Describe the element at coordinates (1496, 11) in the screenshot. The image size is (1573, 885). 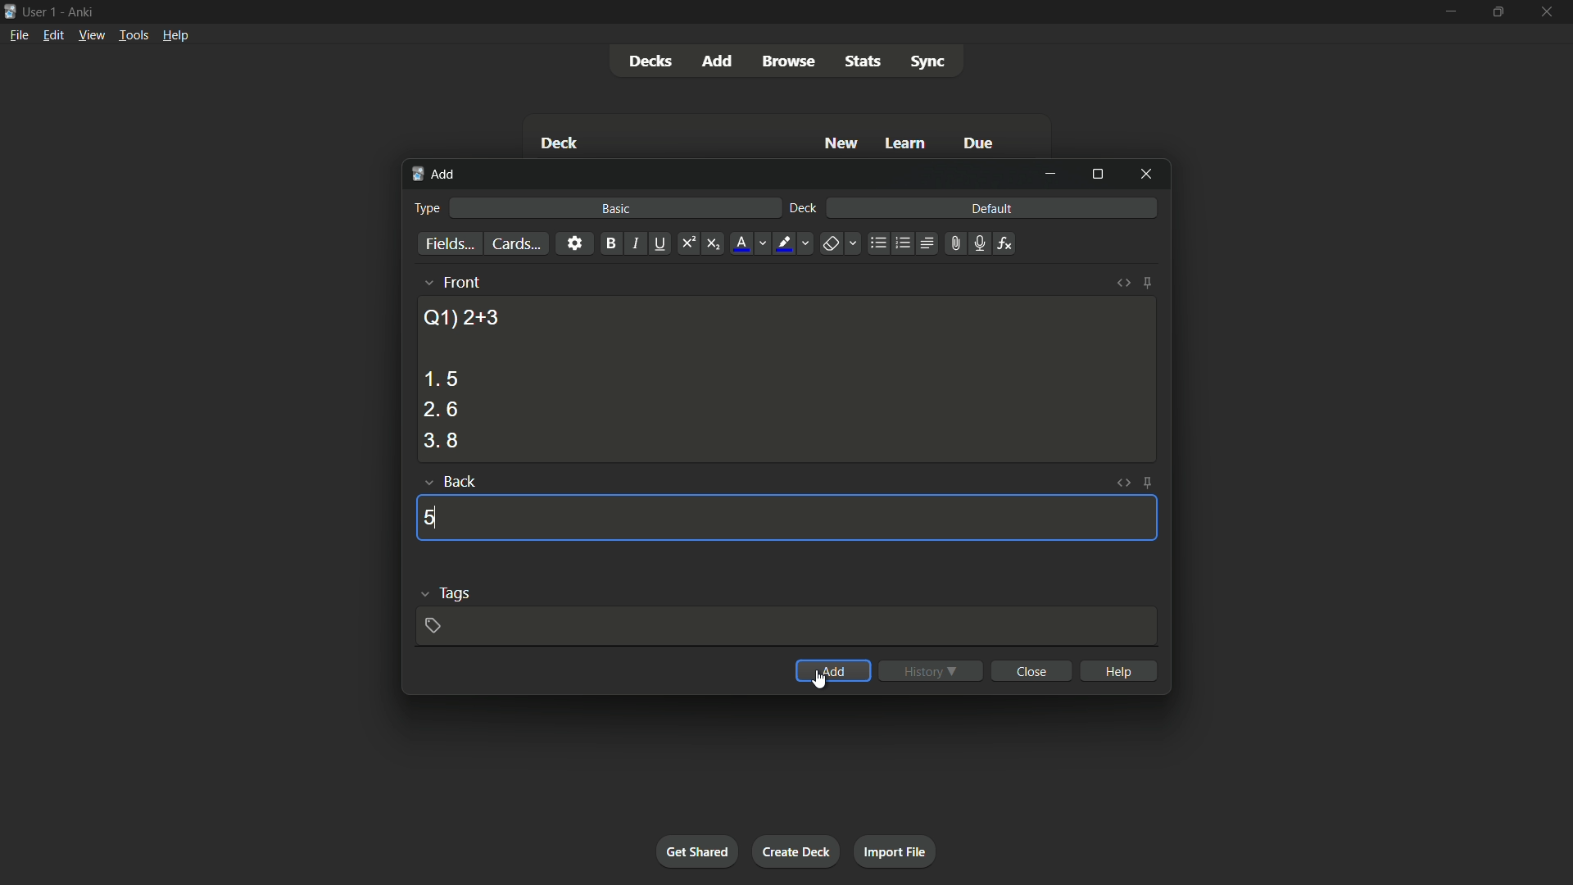
I see `maximize` at that location.